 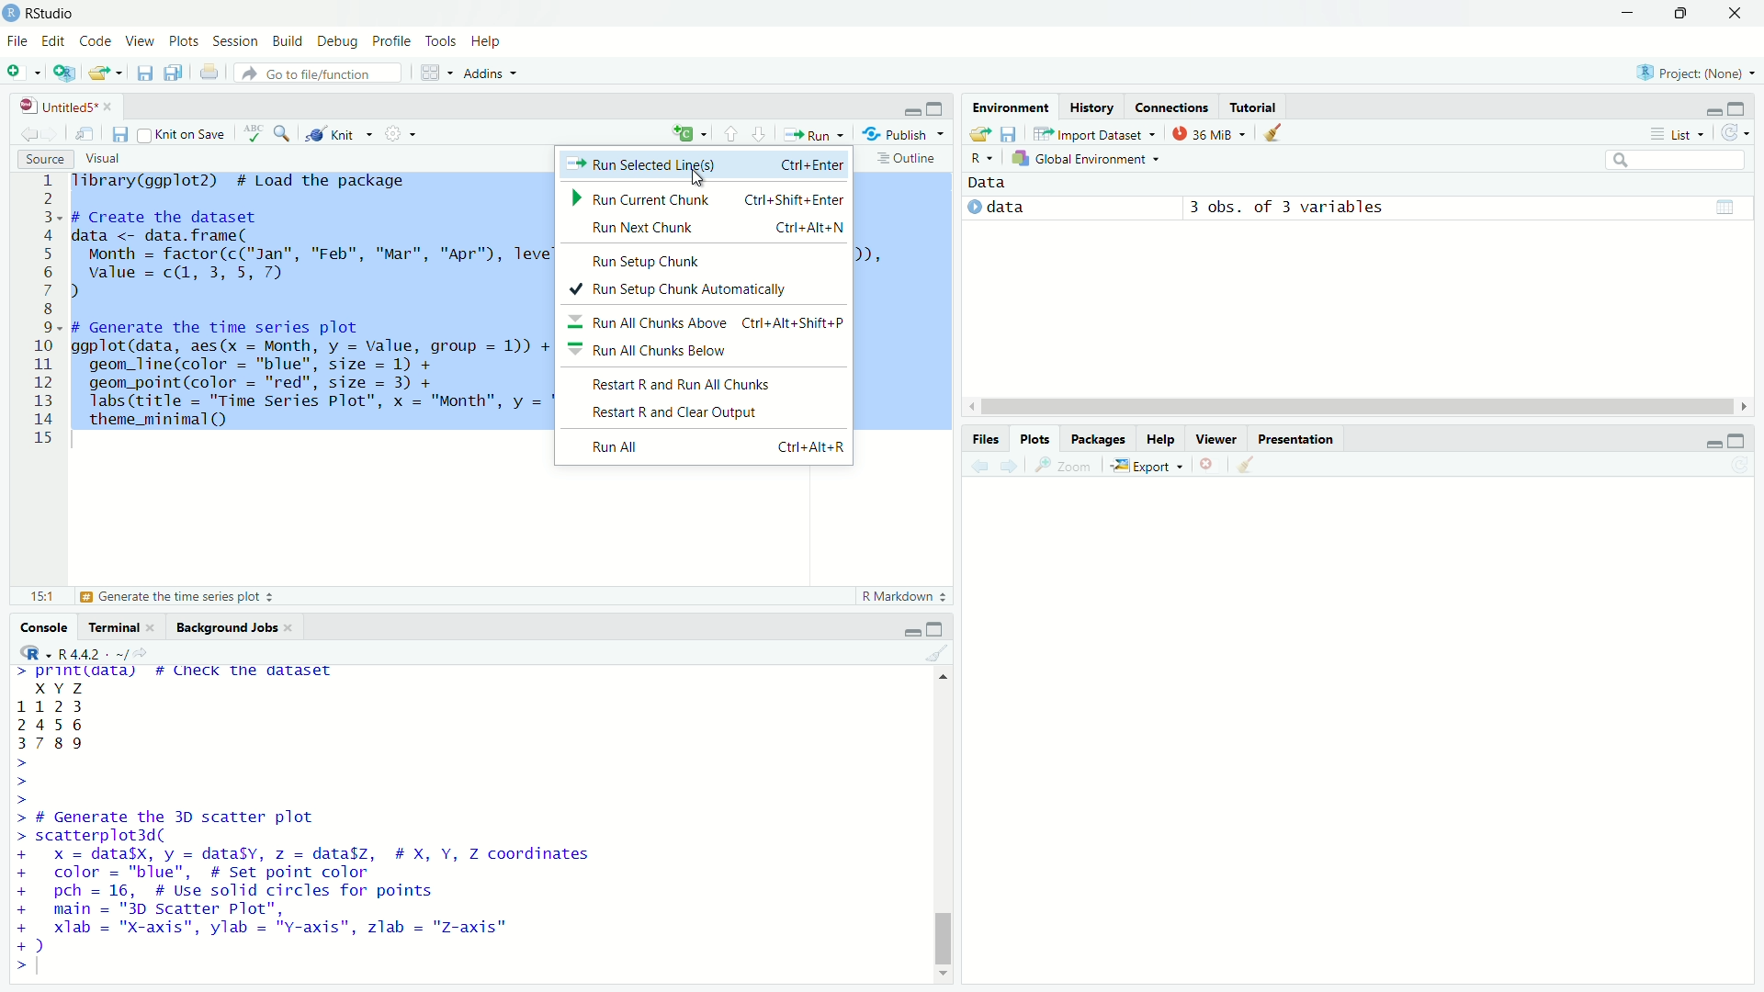 What do you see at coordinates (107, 71) in the screenshot?
I see `open an existing file` at bounding box center [107, 71].